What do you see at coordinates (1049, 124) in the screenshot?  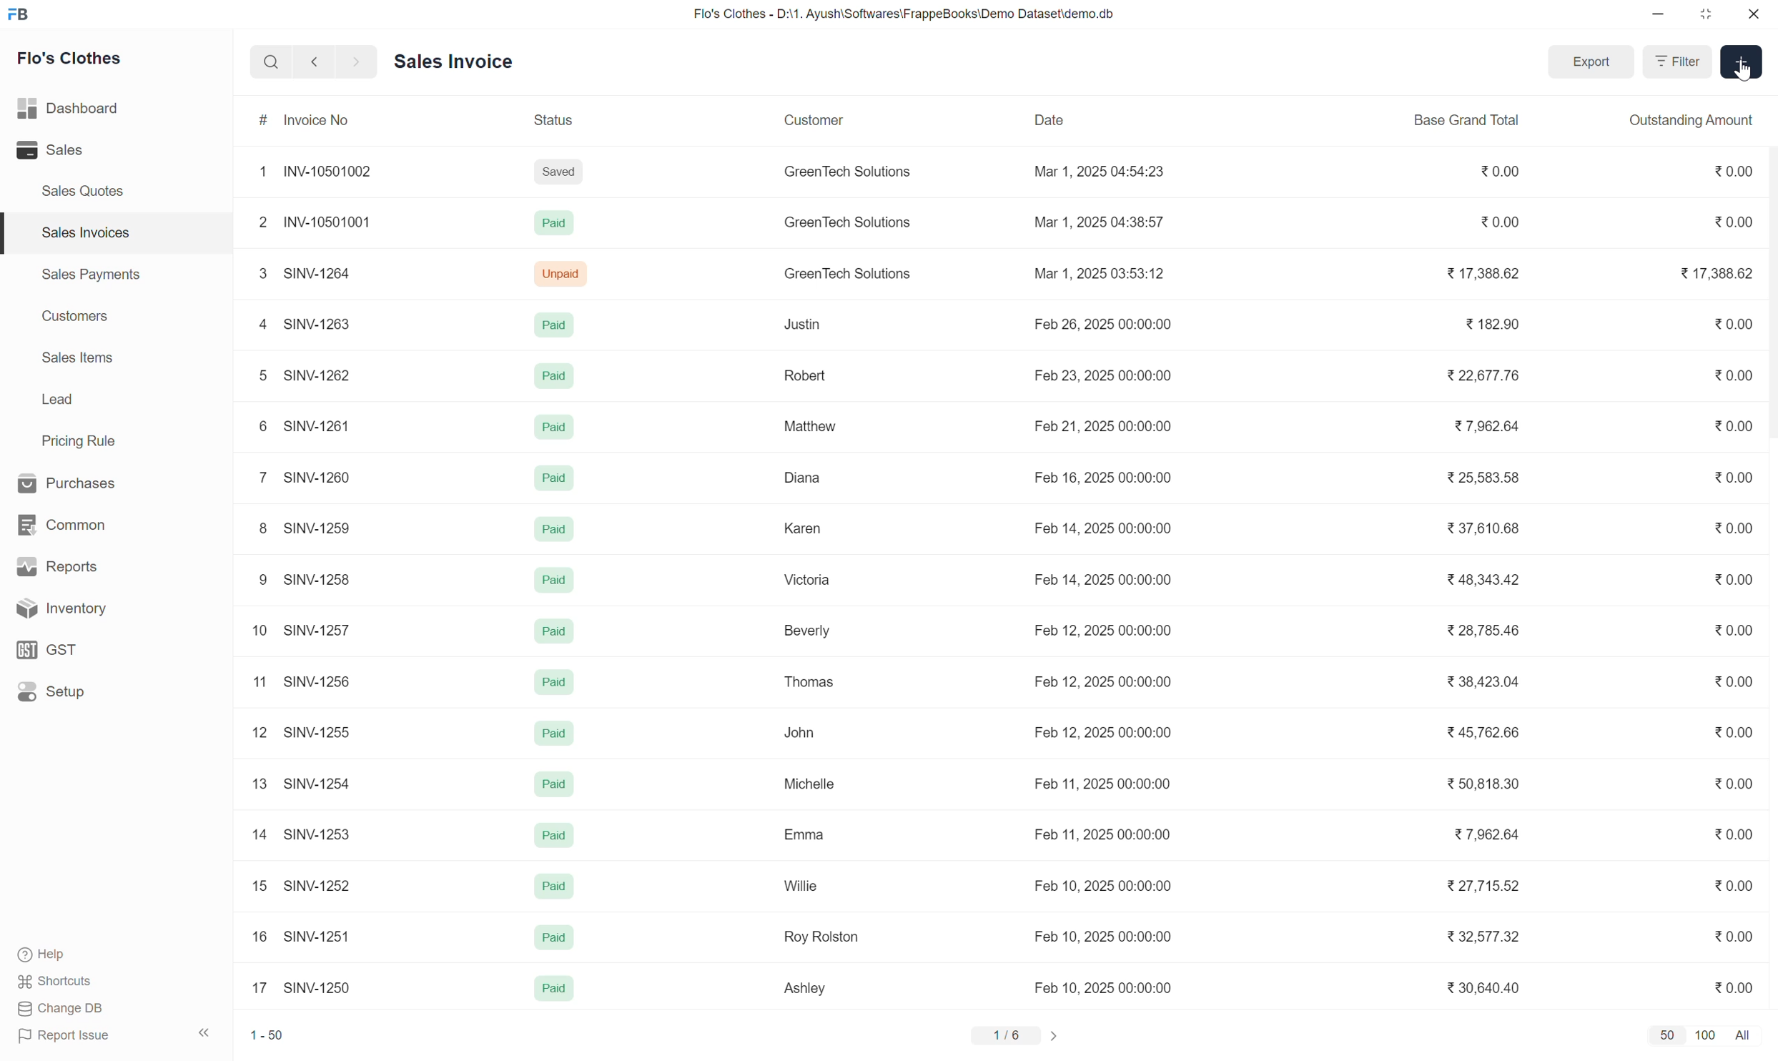 I see `Date` at bounding box center [1049, 124].